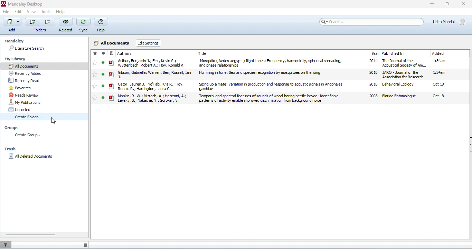 This screenshot has height=249, width=472. What do you see at coordinates (6, 11) in the screenshot?
I see `file` at bounding box center [6, 11].